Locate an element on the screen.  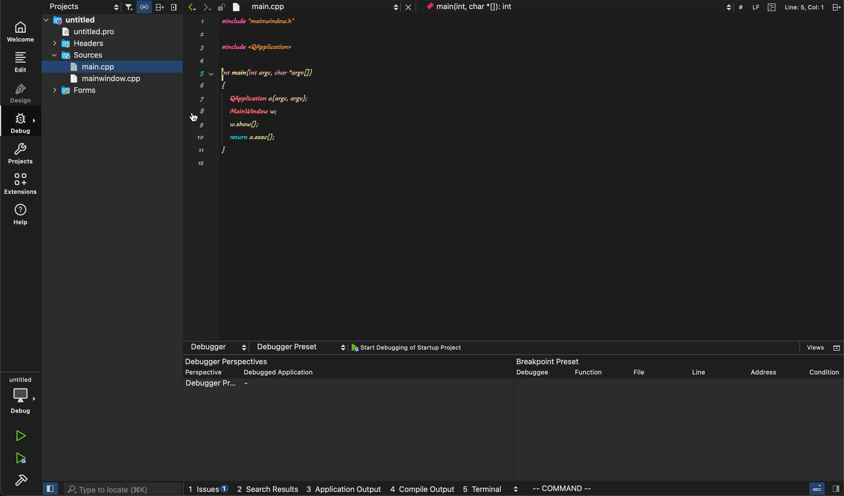
breakpoint present is located at coordinates (676, 418).